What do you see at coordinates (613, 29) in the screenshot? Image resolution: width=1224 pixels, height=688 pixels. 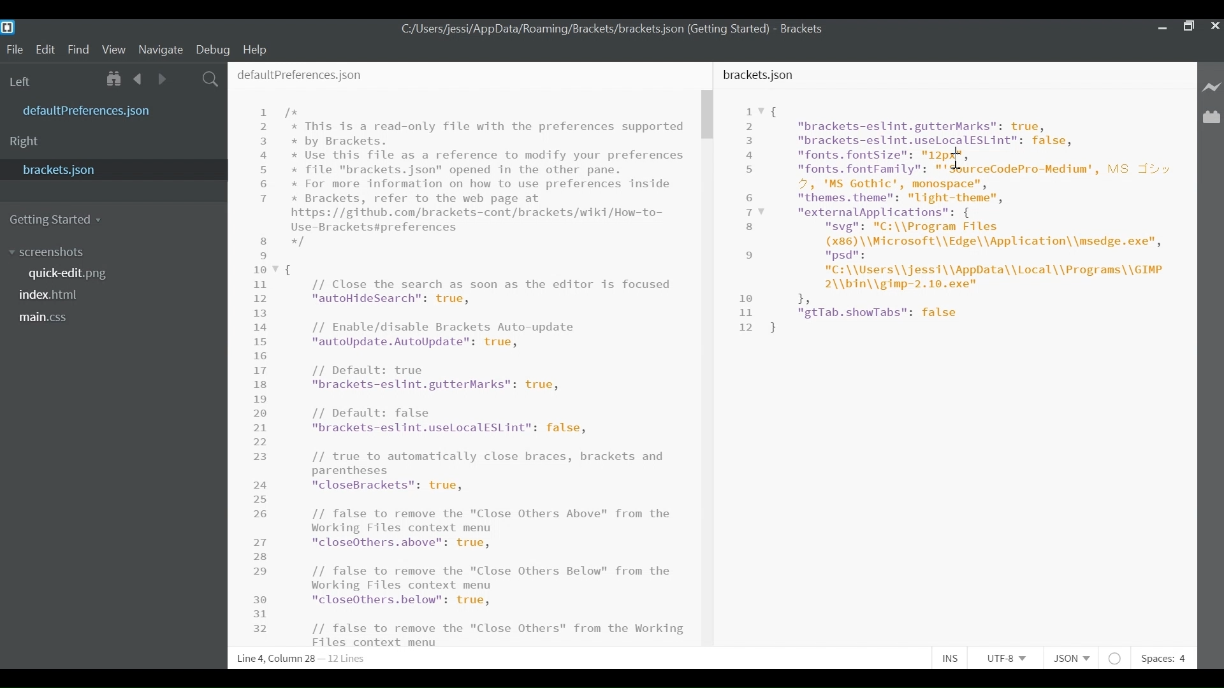 I see `C:/Users/jessi/AppData/Roaming/Brackets/brackets json (Getting Started) - Brackets` at bounding box center [613, 29].